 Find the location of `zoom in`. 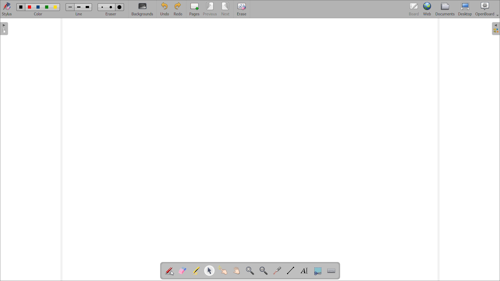

zoom in is located at coordinates (250, 271).